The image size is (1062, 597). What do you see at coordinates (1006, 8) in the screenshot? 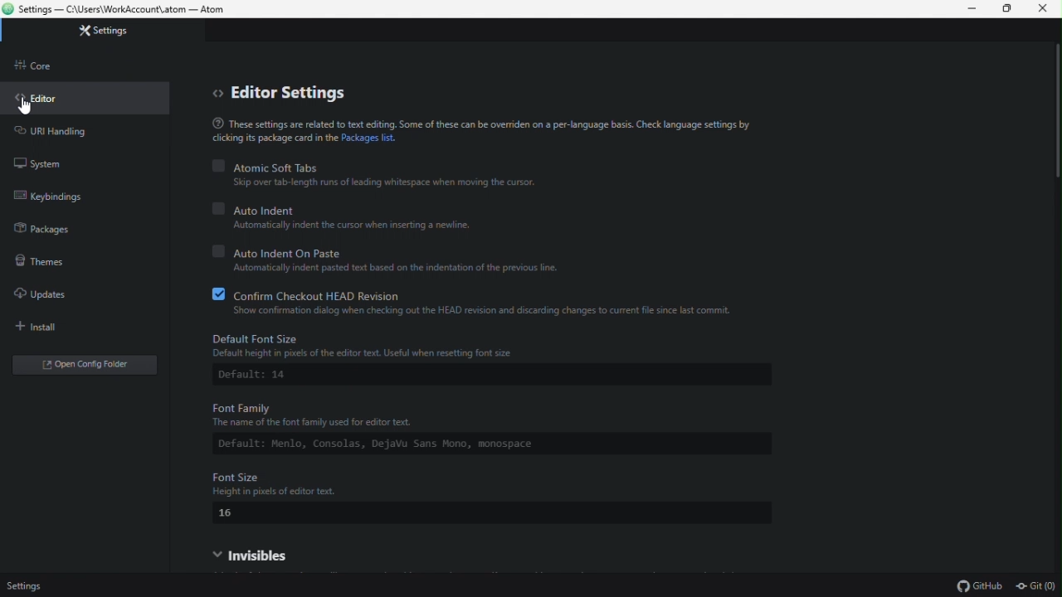
I see `Restore` at bounding box center [1006, 8].